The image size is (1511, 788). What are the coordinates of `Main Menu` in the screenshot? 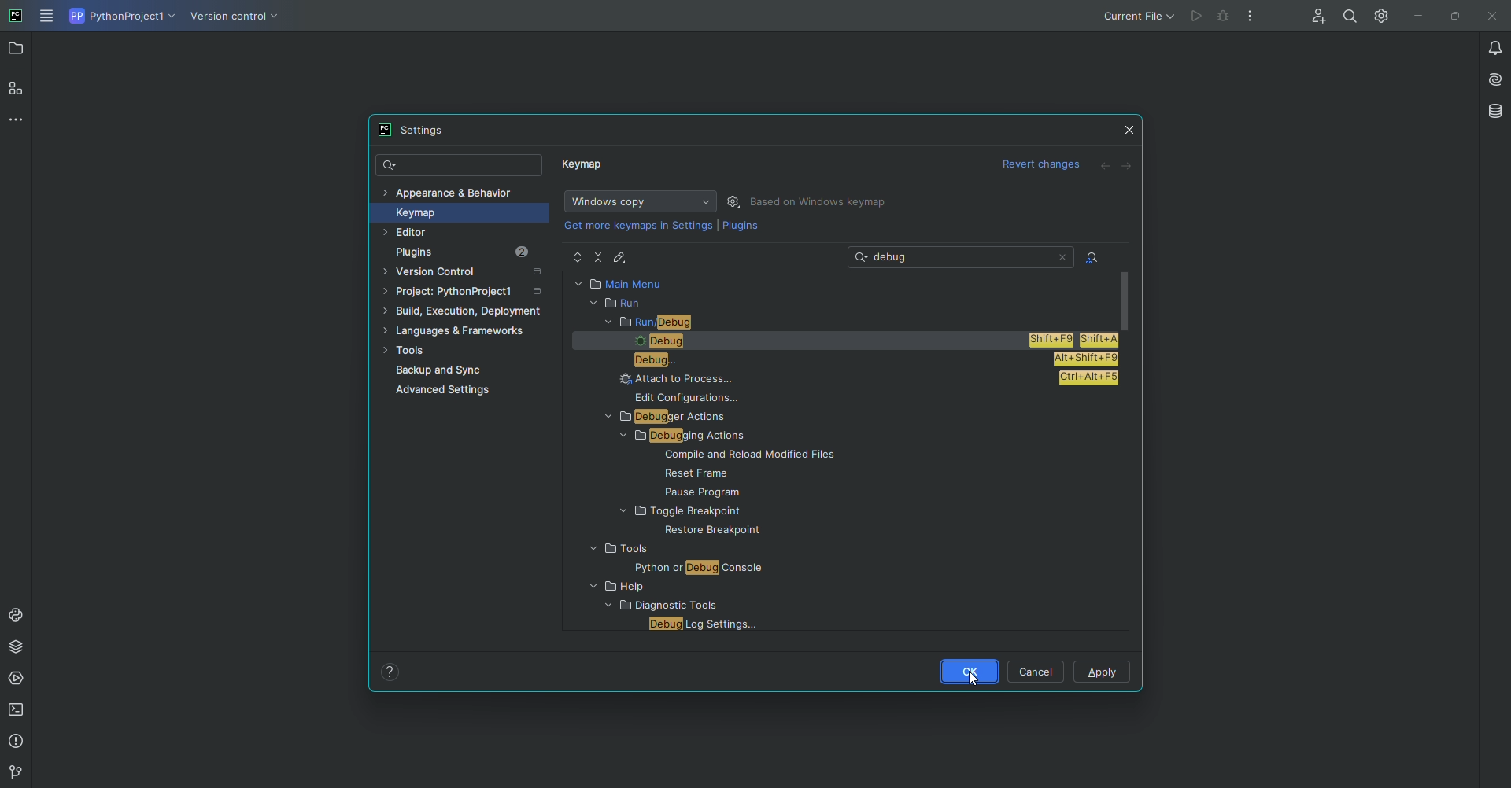 It's located at (48, 17).